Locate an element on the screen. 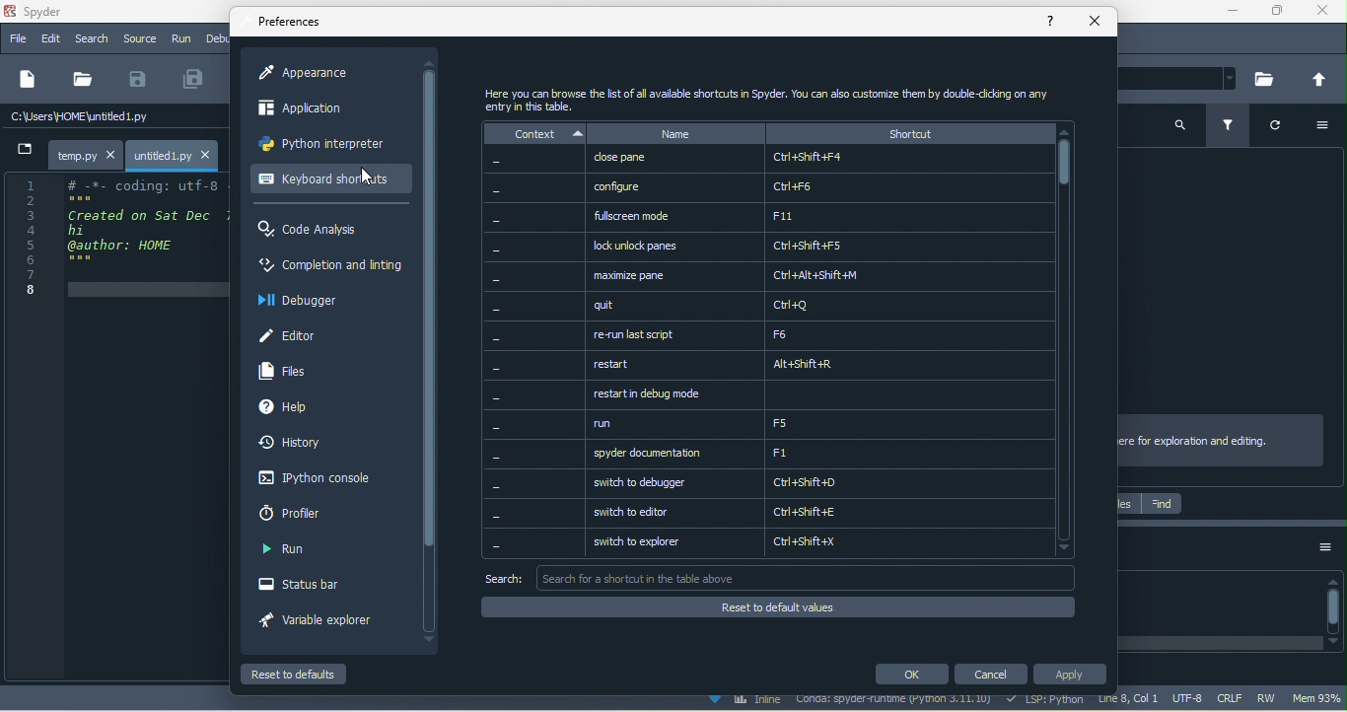  fullscreen mode is located at coordinates (819, 217).